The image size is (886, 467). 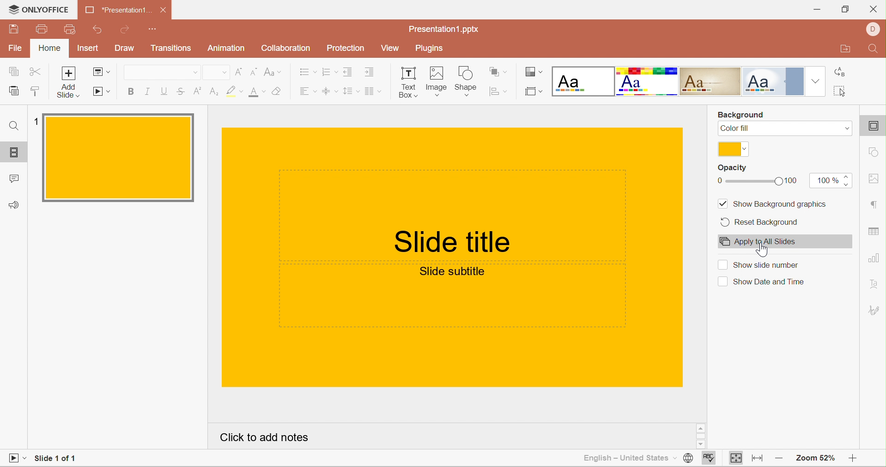 I want to click on Slide subtitle, so click(x=451, y=272).